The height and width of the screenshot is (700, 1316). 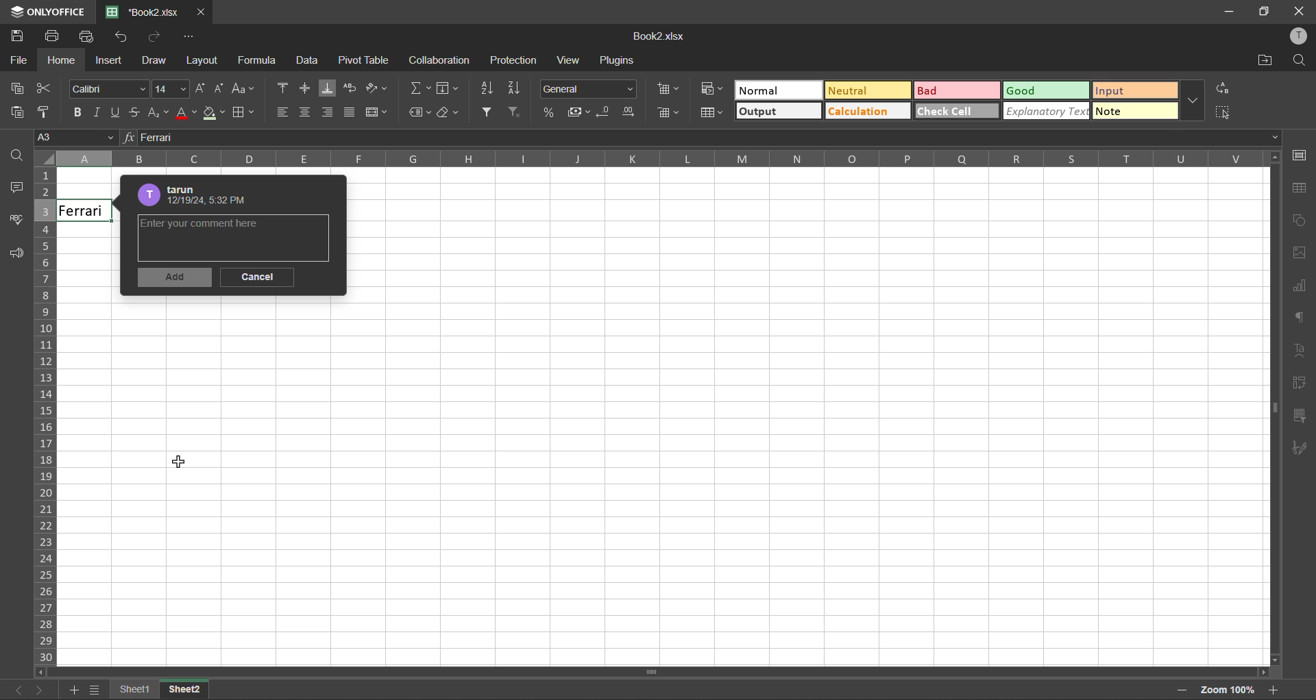 I want to click on Book2.xlsx, so click(x=660, y=36).